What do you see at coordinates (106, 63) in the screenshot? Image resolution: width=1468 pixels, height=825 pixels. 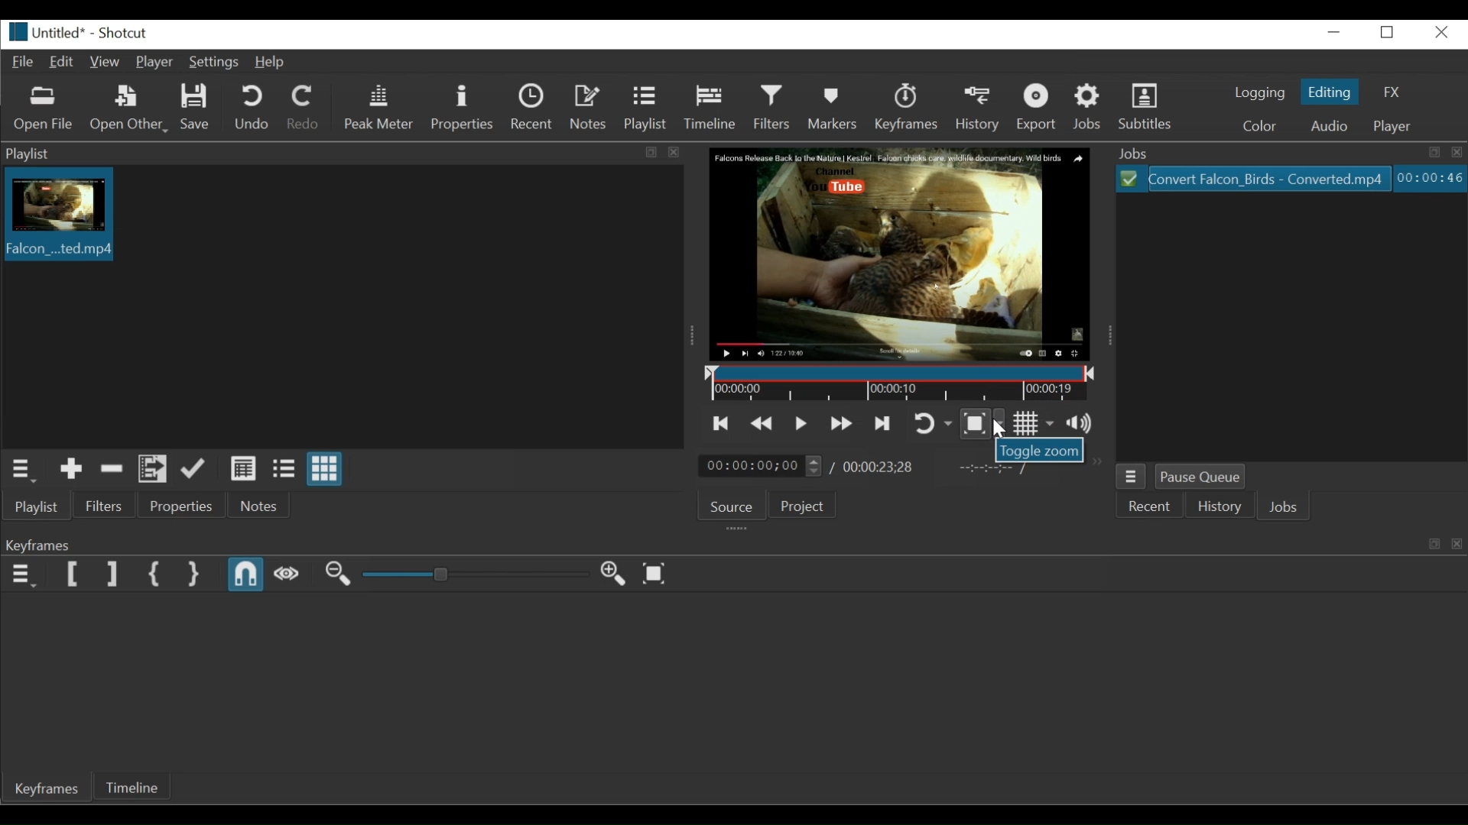 I see `View` at bounding box center [106, 63].